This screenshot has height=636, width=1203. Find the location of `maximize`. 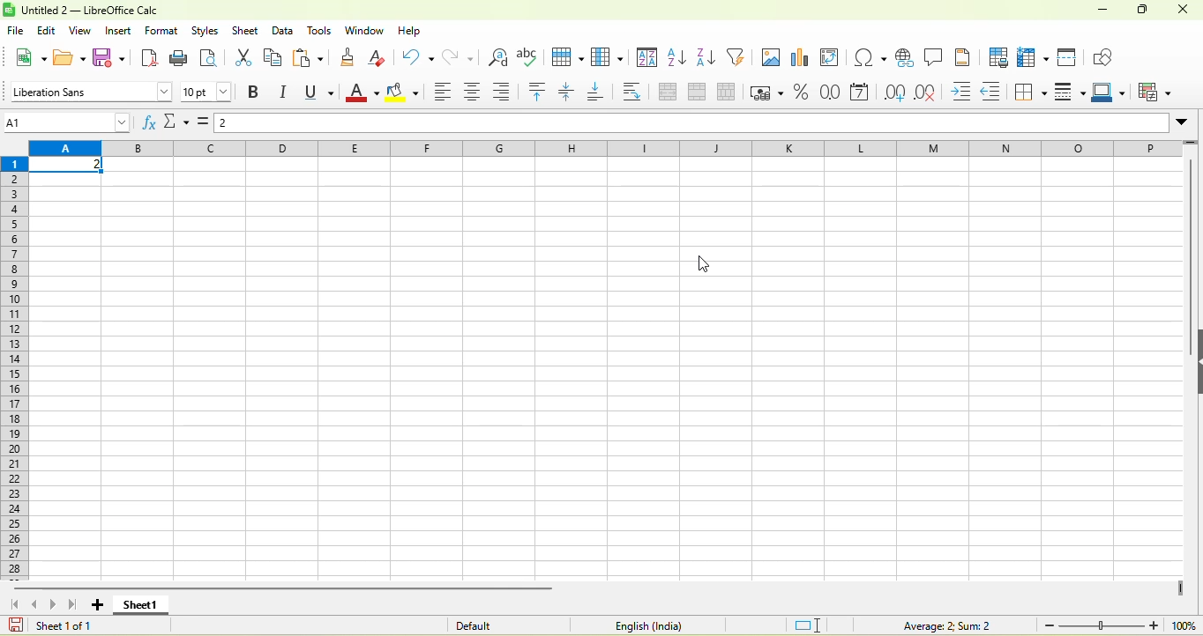

maximize is located at coordinates (1145, 11).